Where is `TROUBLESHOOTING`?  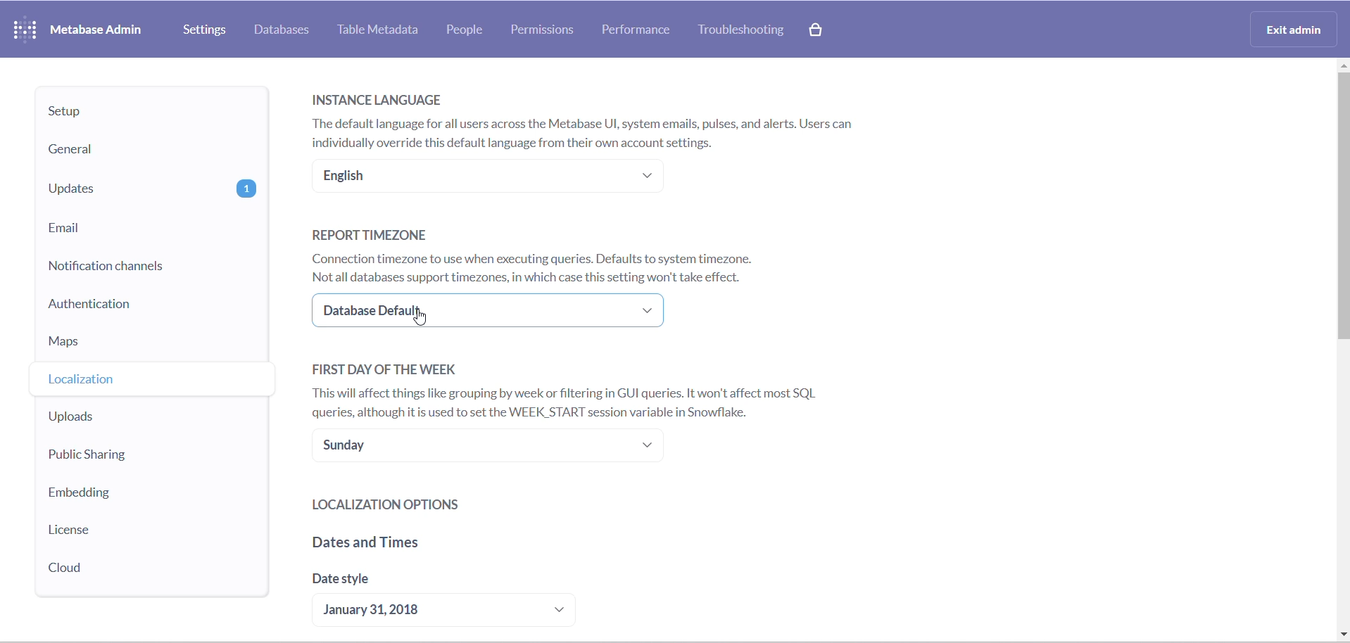
TROUBLESHOOTING is located at coordinates (744, 32).